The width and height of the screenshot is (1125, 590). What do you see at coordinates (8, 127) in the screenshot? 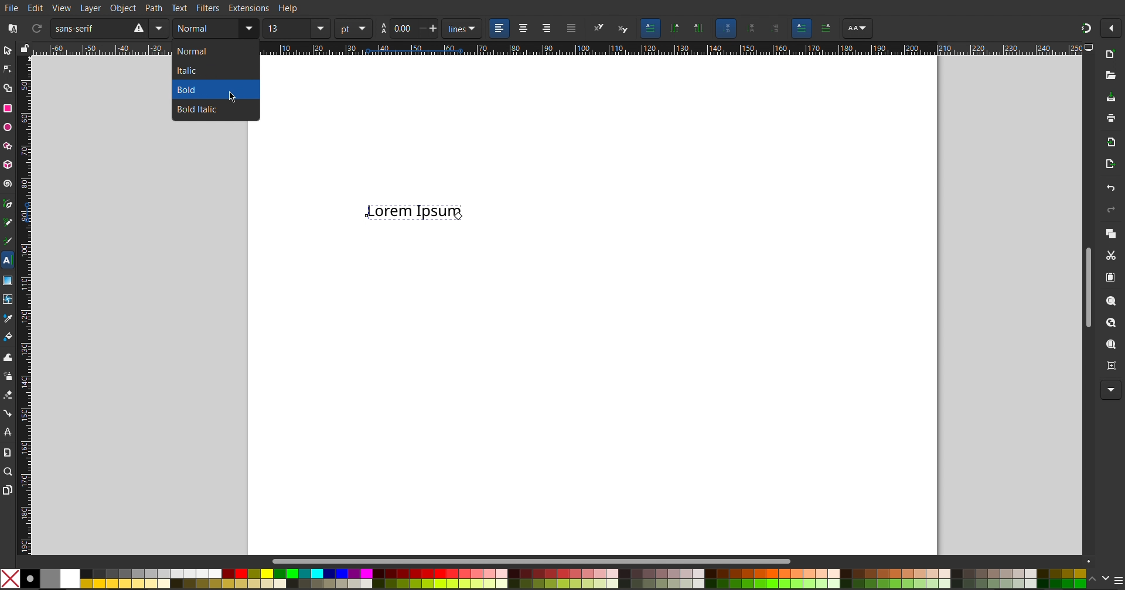
I see `Ellipse` at bounding box center [8, 127].